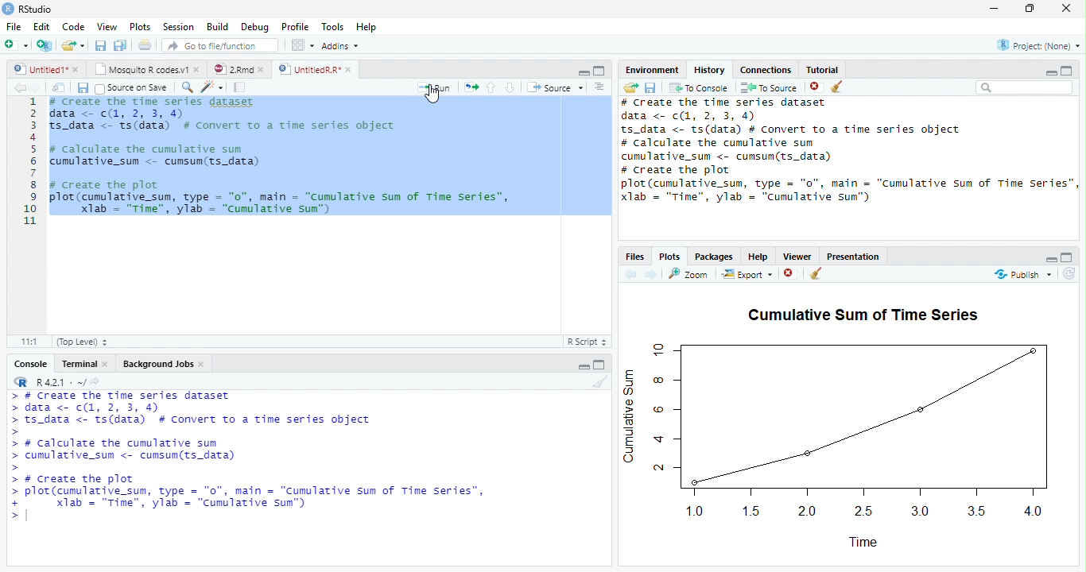 The width and height of the screenshot is (1086, 572). What do you see at coordinates (789, 273) in the screenshot?
I see `Delete` at bounding box center [789, 273].